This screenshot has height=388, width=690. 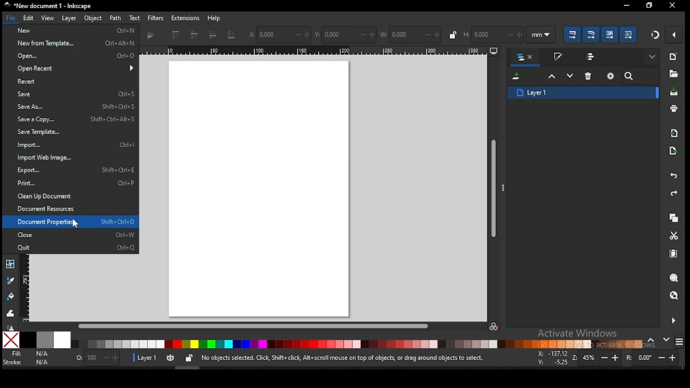 What do you see at coordinates (570, 34) in the screenshot?
I see `when scaling objects, scale the stroke width in same proportion` at bounding box center [570, 34].